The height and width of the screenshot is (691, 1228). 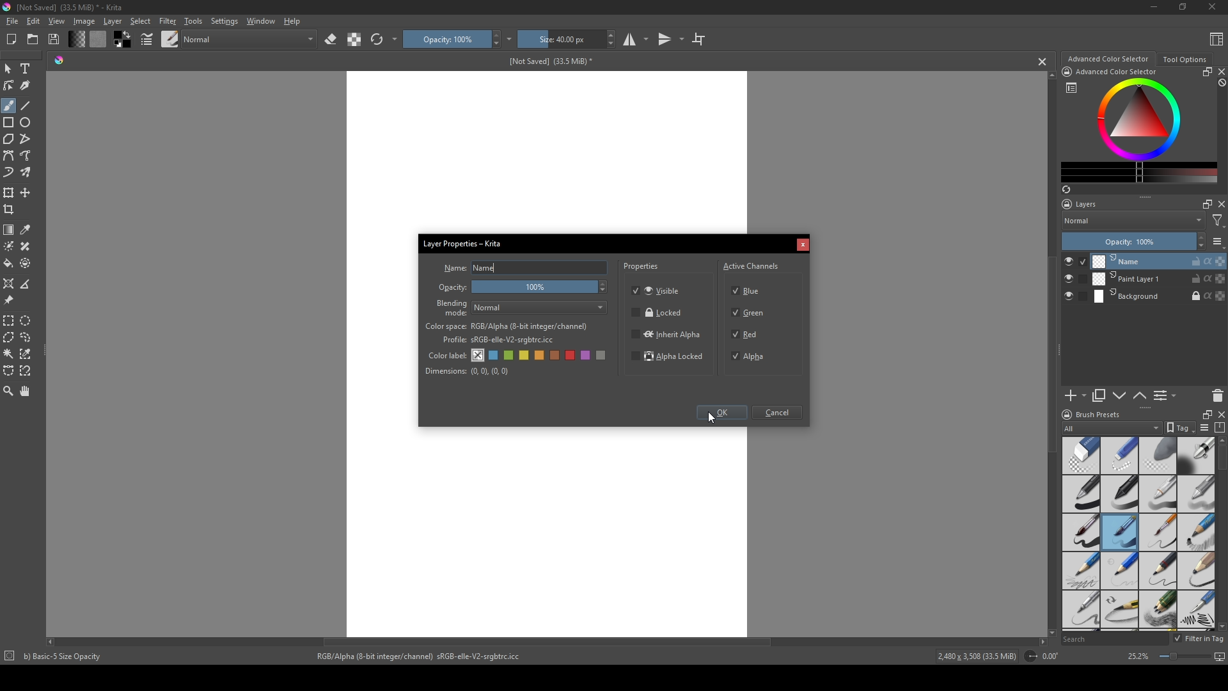 I want to click on View, so click(x=57, y=21).